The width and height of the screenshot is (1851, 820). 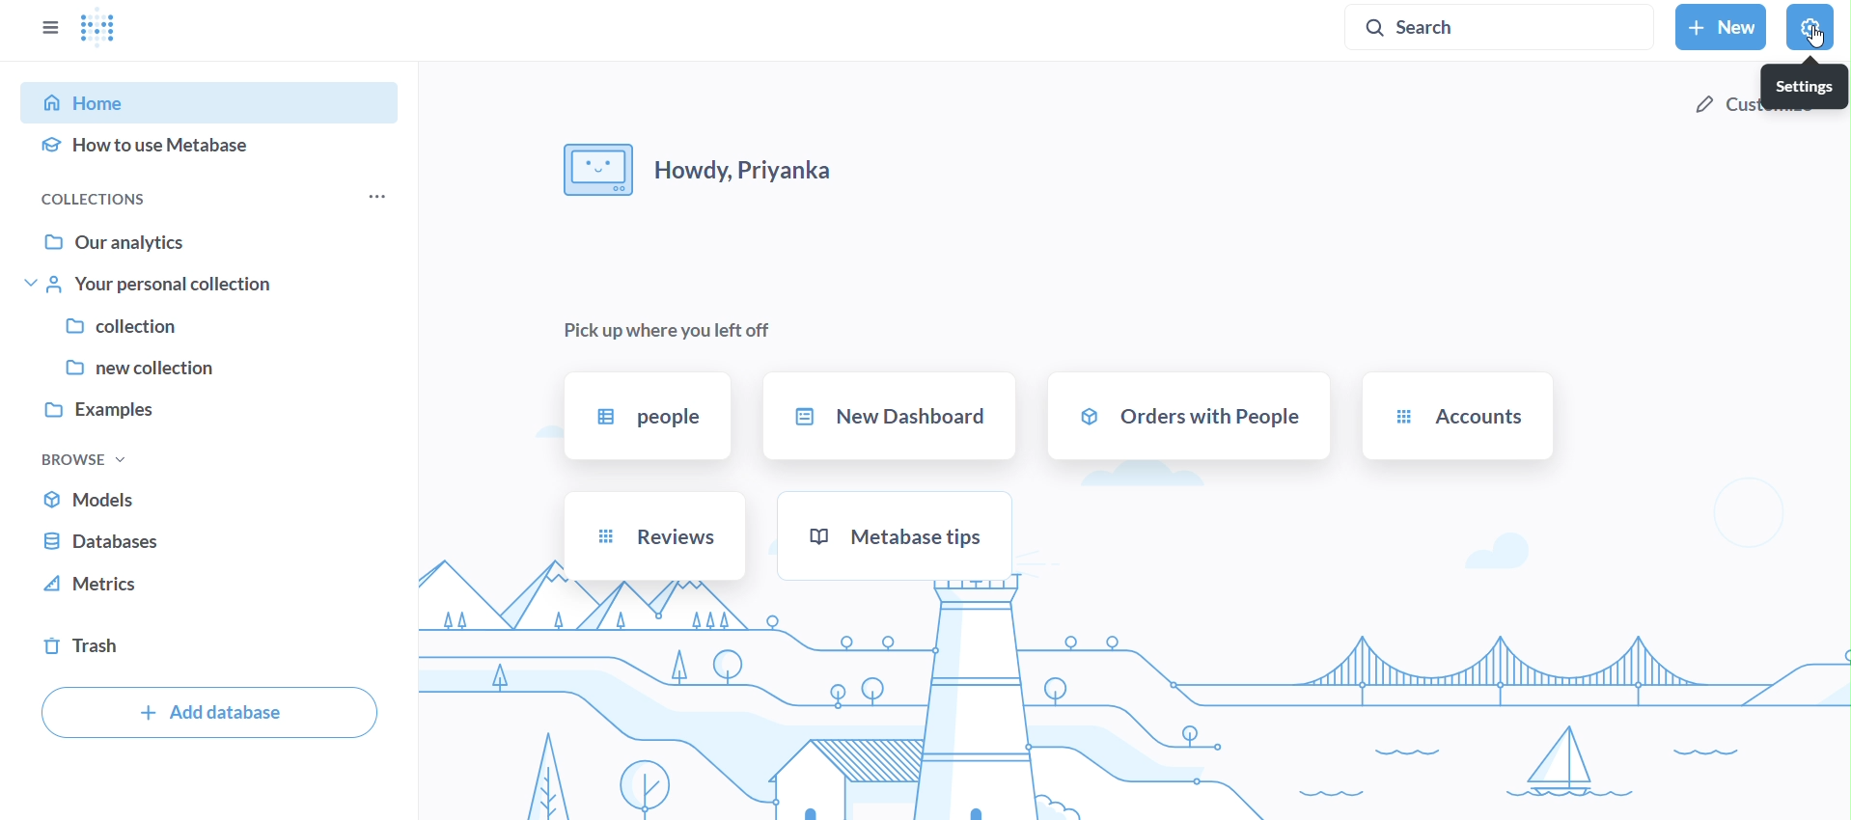 I want to click on collection, so click(x=212, y=327).